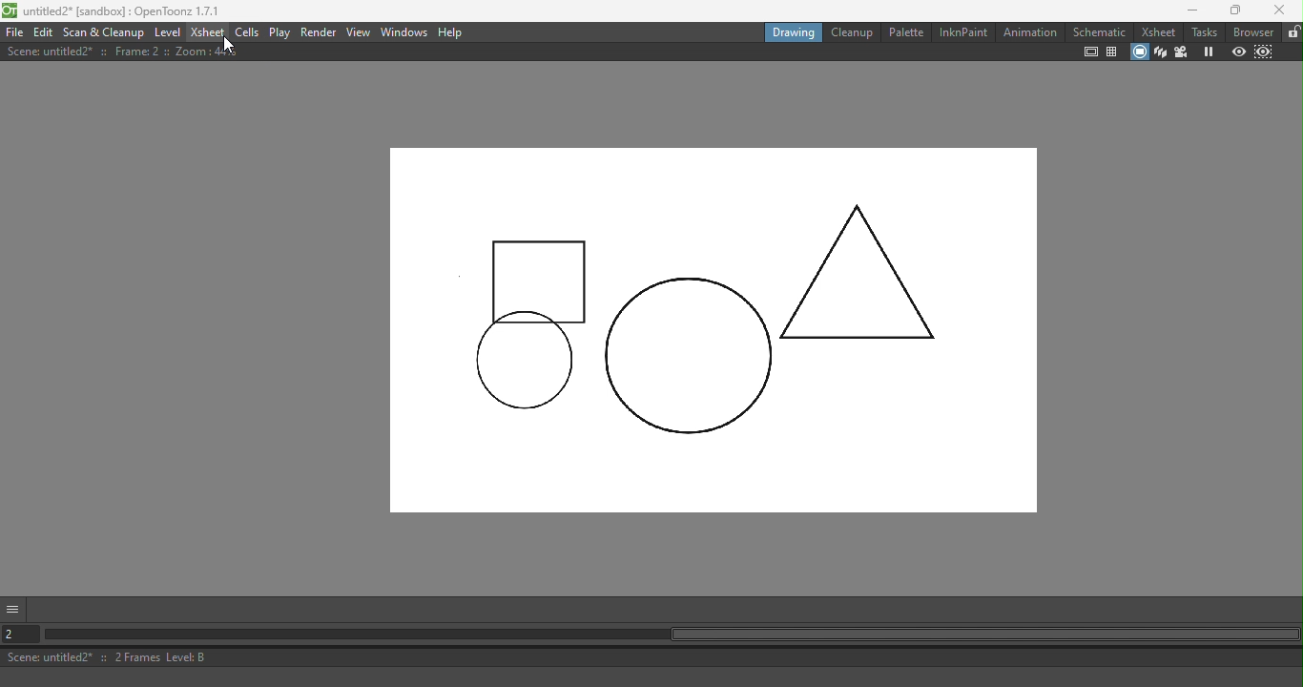 This screenshot has width=1303, height=687. I want to click on File, so click(14, 31).